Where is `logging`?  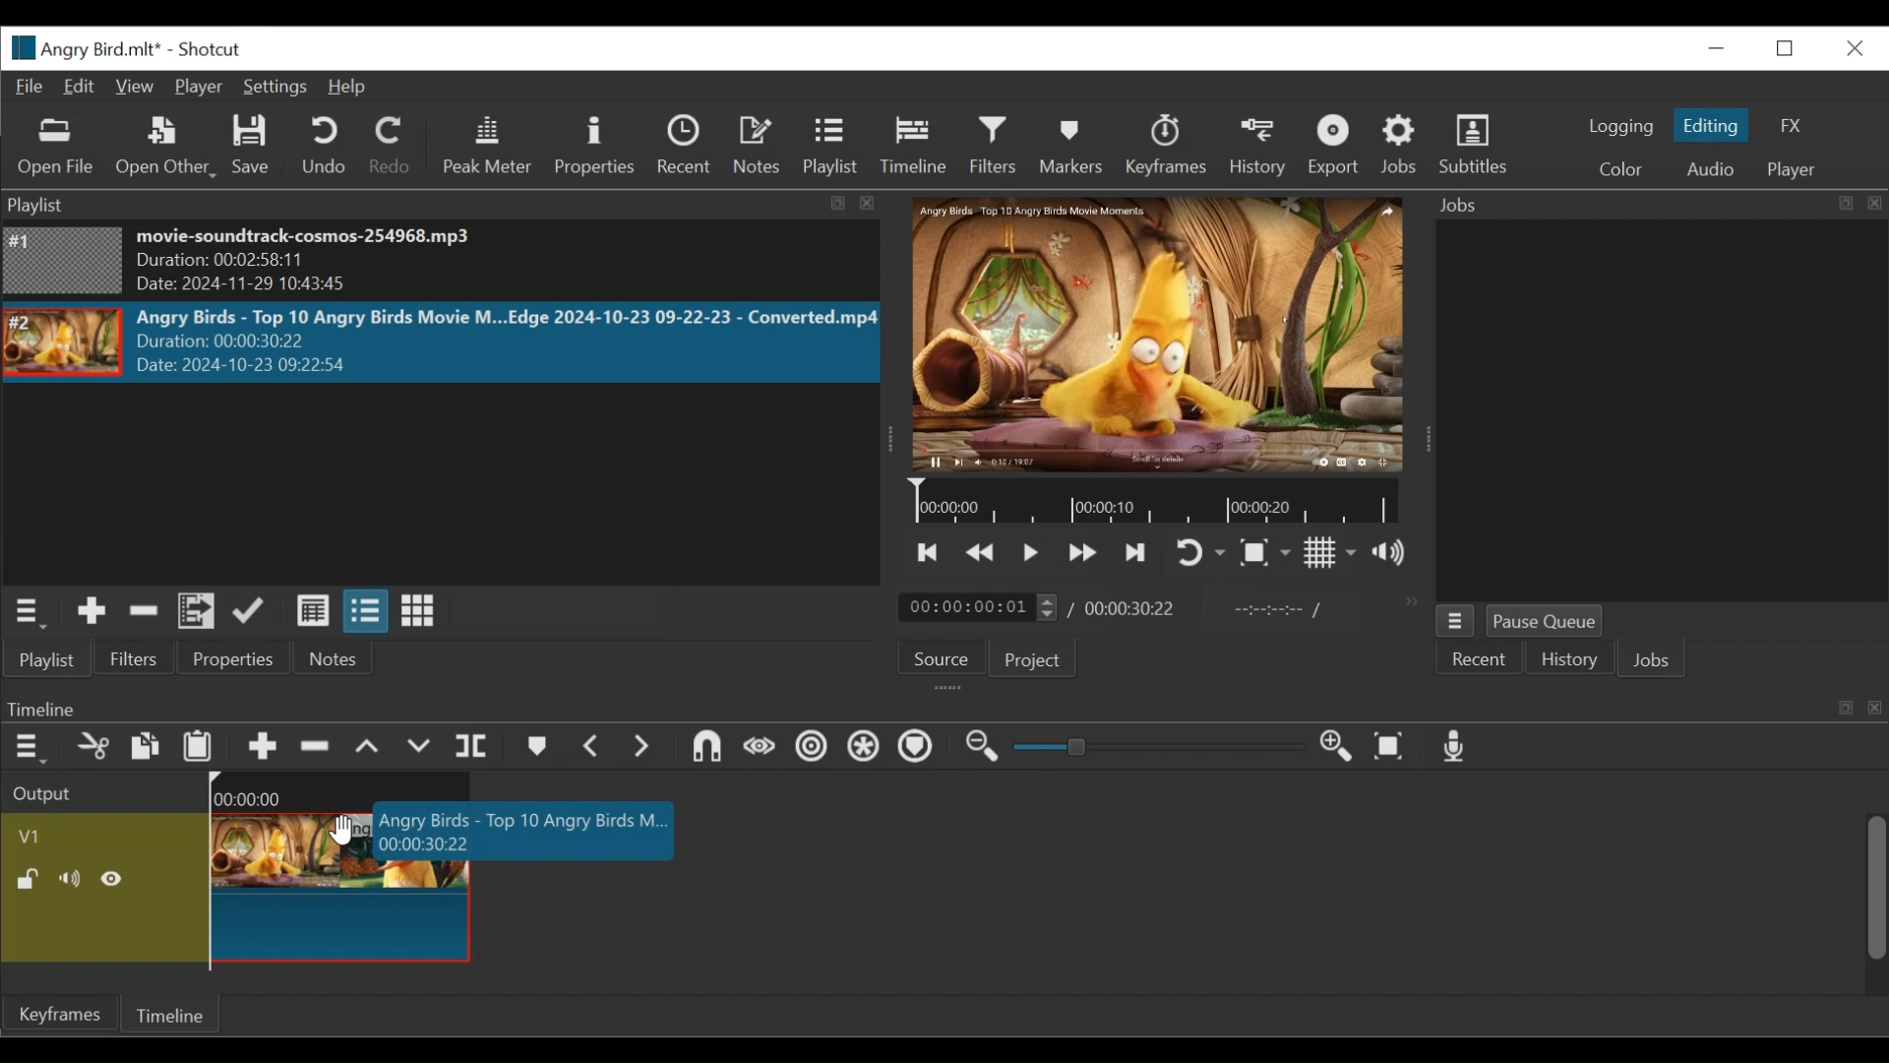
logging is located at coordinates (1621, 126).